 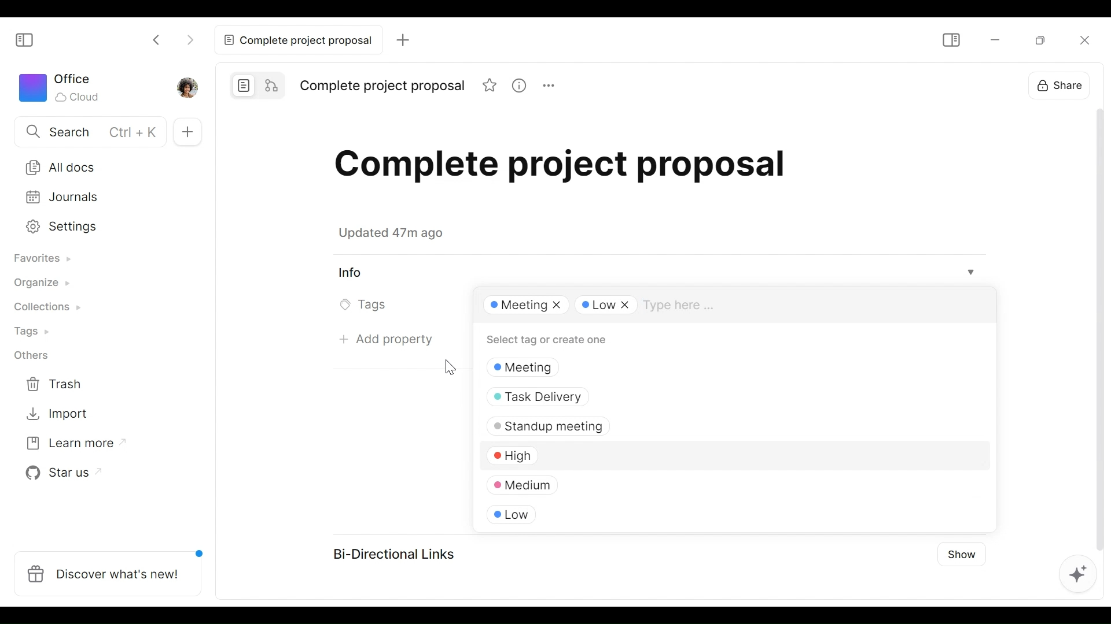 What do you see at coordinates (159, 38) in the screenshot?
I see `Click to go back` at bounding box center [159, 38].